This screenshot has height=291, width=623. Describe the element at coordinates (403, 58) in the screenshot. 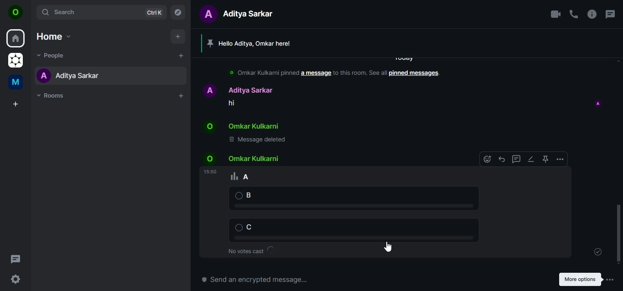

I see `Today` at that location.